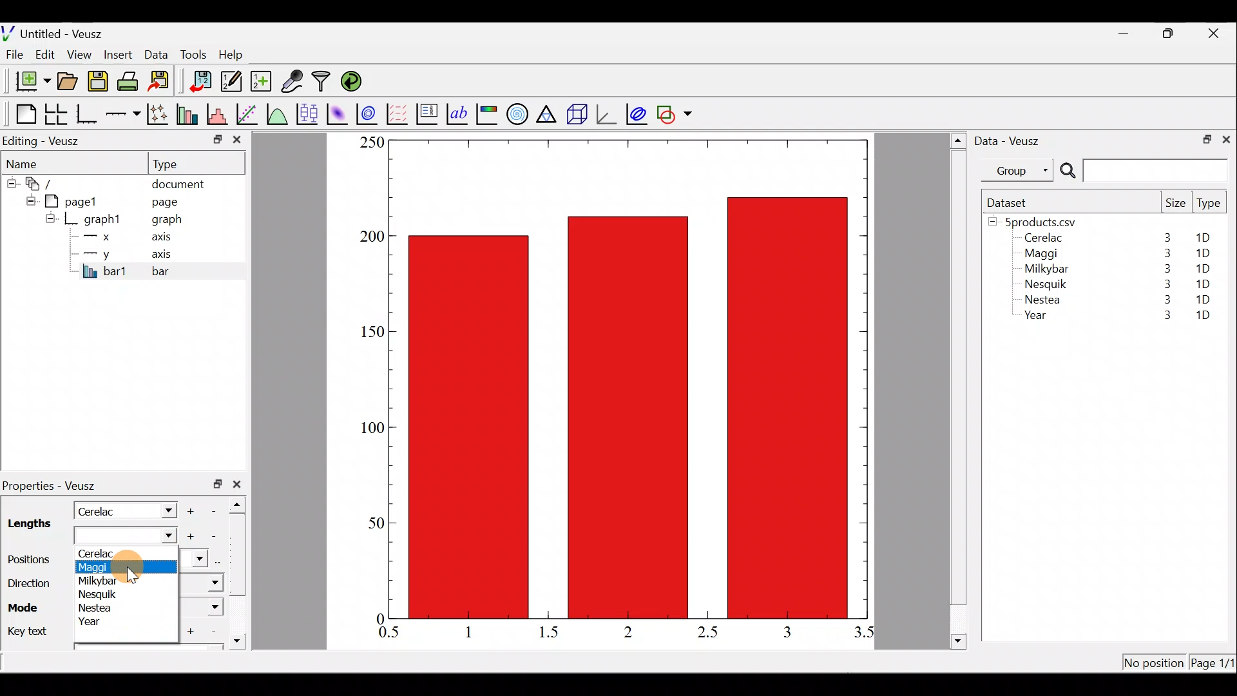  What do you see at coordinates (1210, 206) in the screenshot?
I see `Type` at bounding box center [1210, 206].